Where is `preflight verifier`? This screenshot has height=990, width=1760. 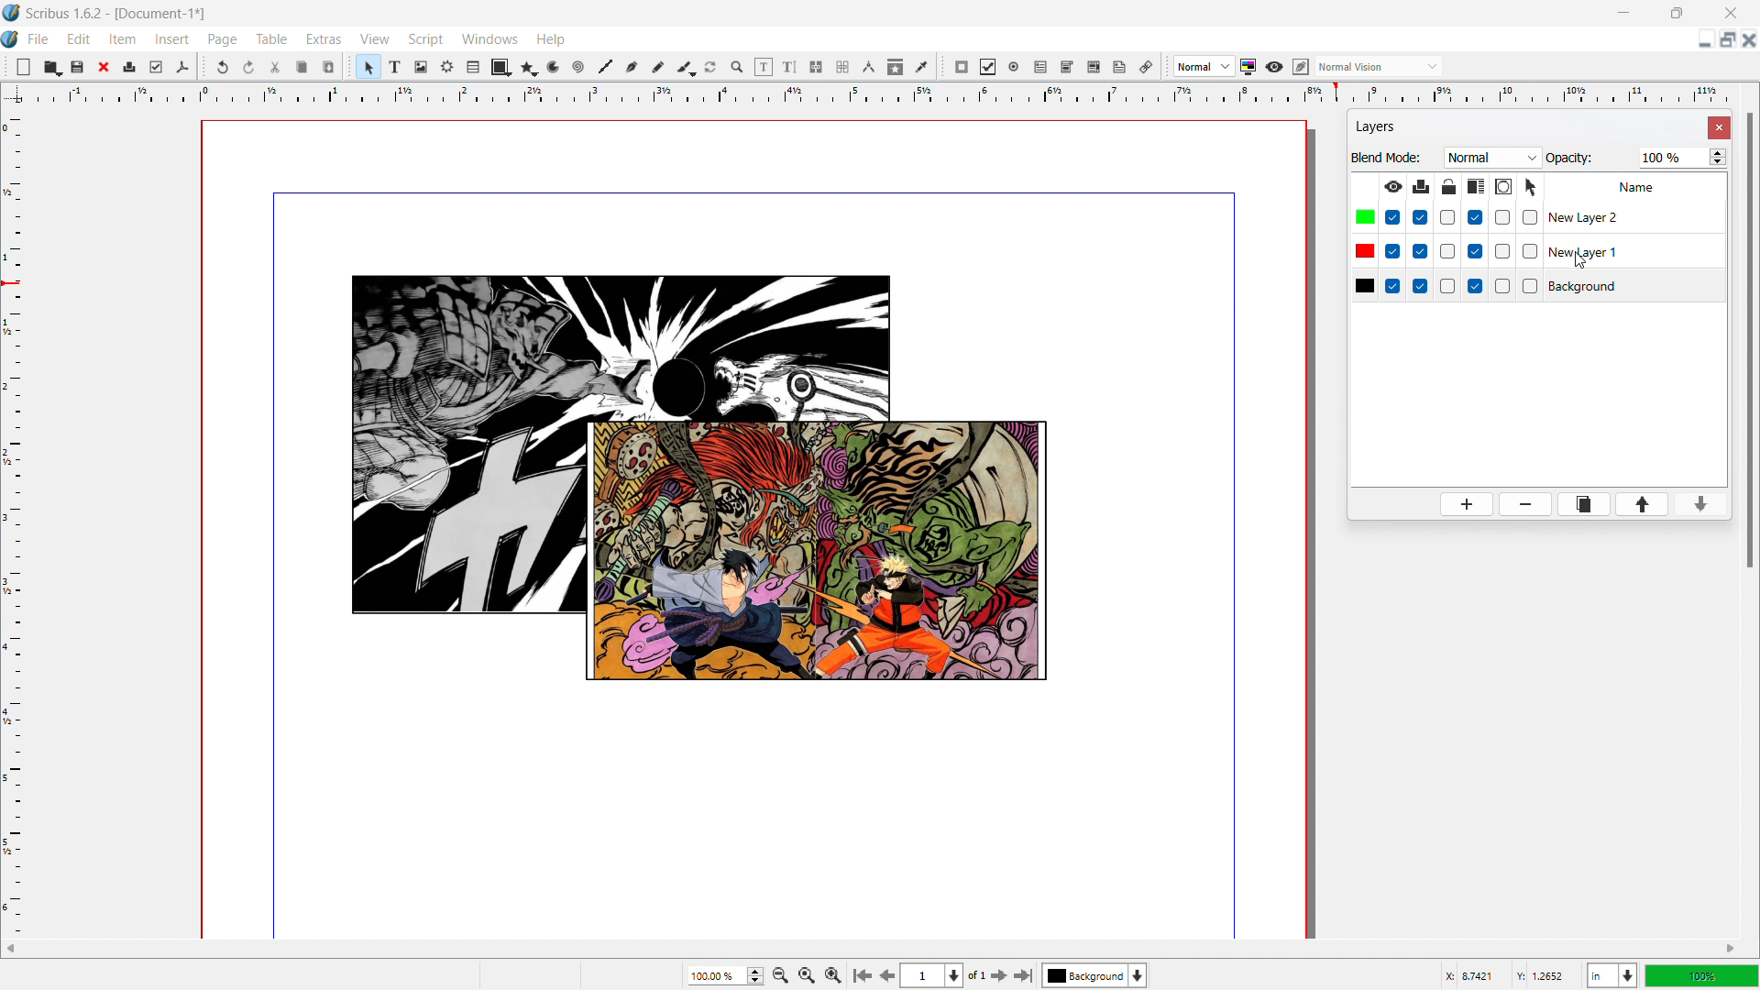
preflight verifier is located at coordinates (156, 67).